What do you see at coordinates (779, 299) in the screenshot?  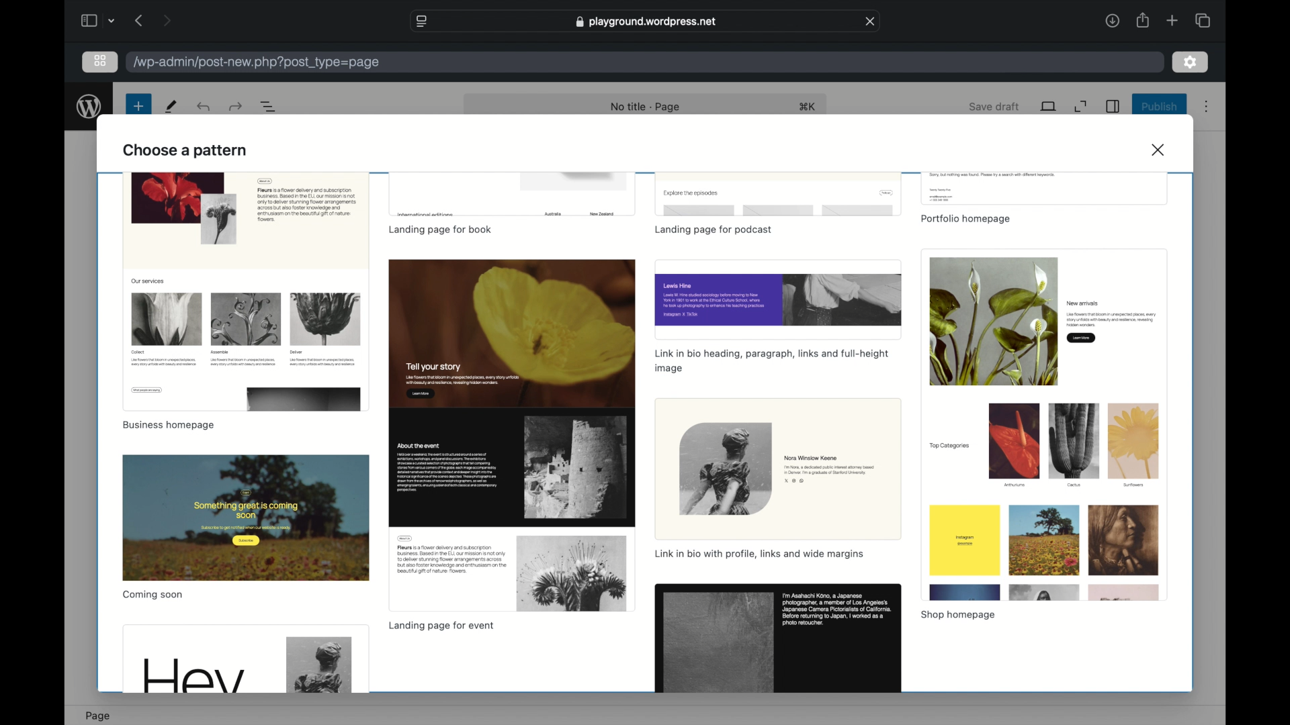 I see `preview` at bounding box center [779, 299].